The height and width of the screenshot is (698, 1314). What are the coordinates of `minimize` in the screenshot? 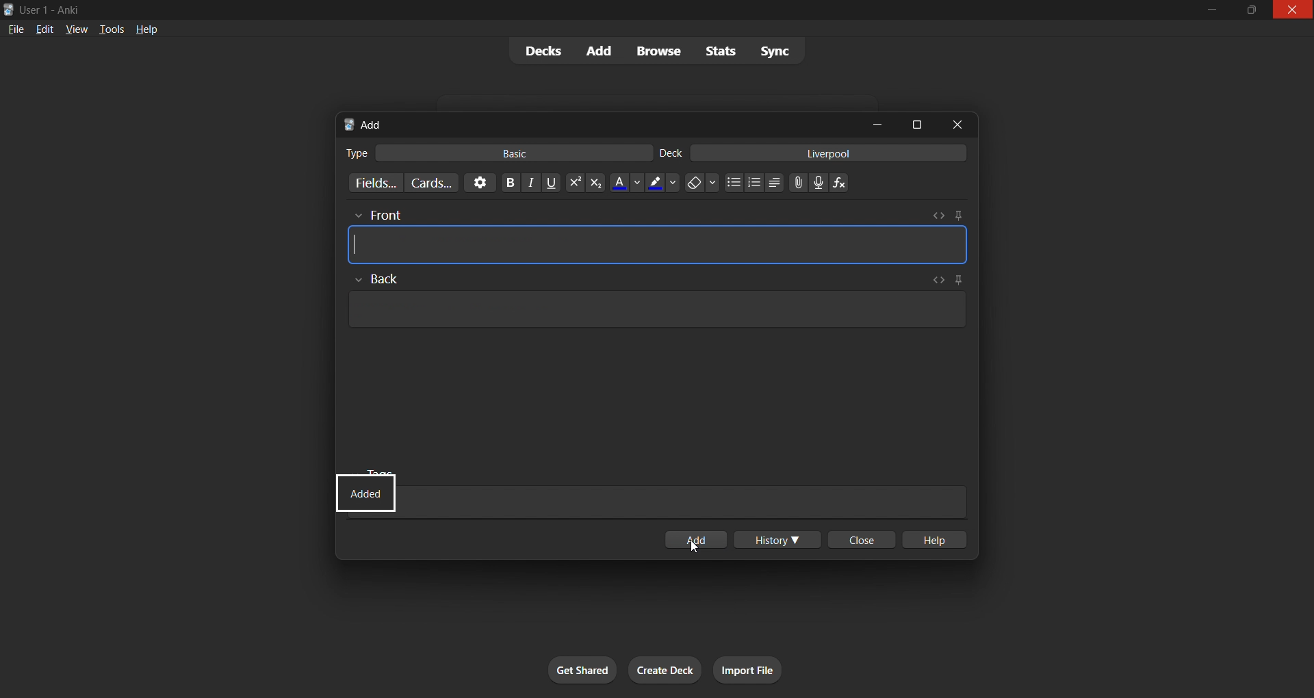 It's located at (1211, 10).